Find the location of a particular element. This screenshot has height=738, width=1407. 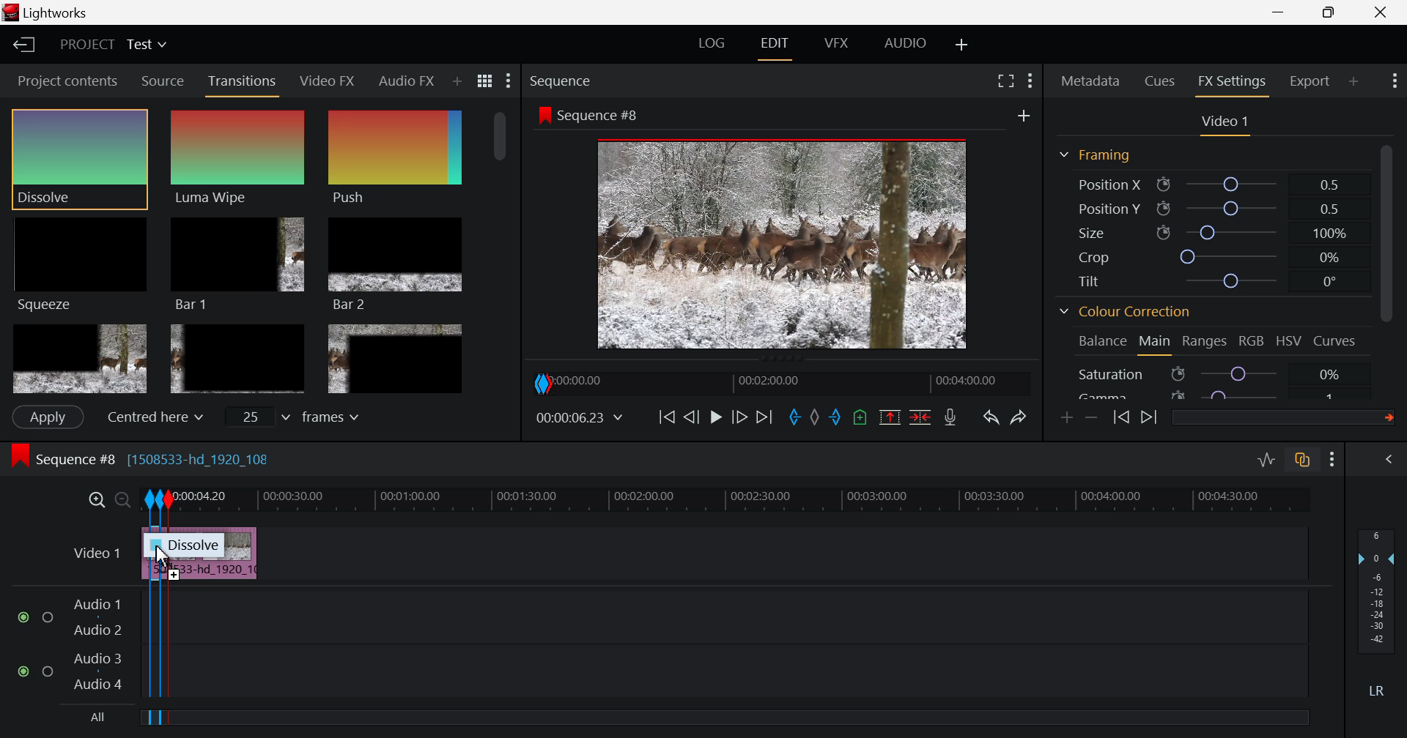

Project Timeline is located at coordinates (799, 499).